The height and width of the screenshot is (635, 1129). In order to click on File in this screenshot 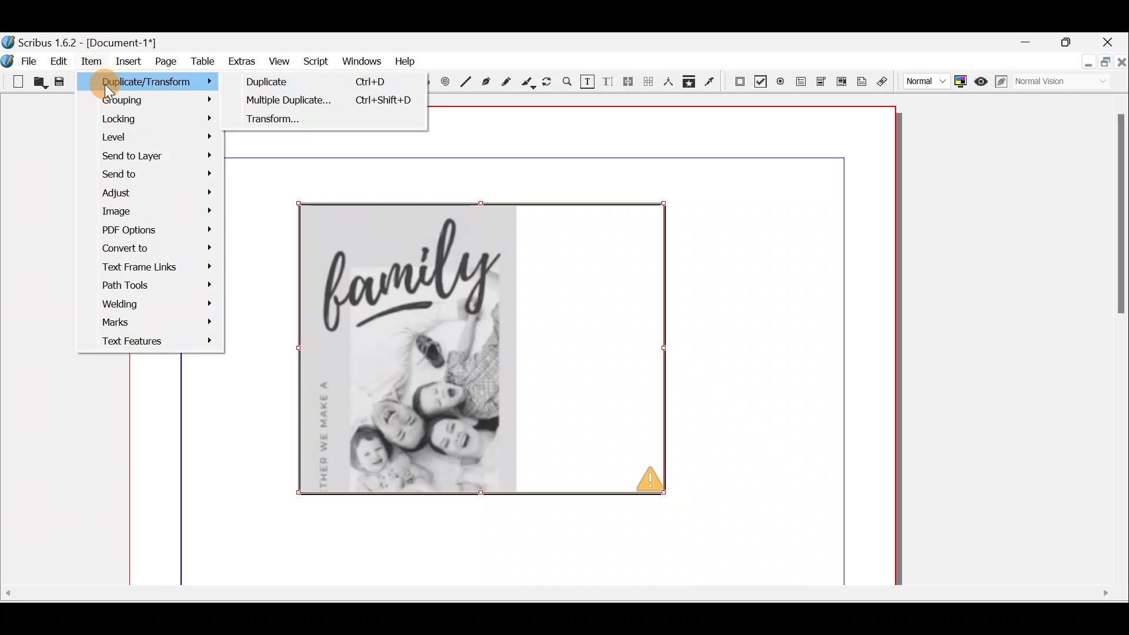, I will do `click(21, 60)`.